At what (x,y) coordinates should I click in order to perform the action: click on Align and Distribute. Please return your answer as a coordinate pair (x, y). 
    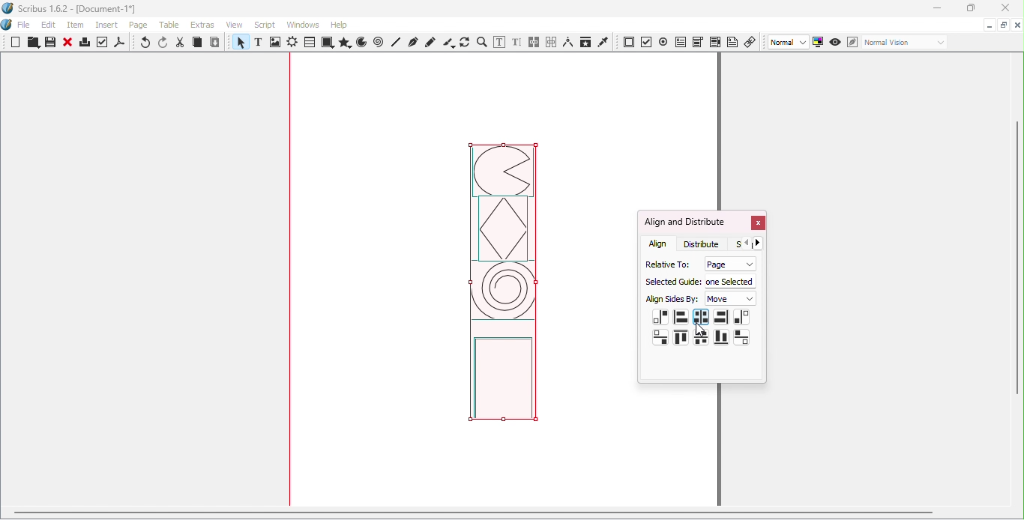
    Looking at the image, I should click on (684, 222).